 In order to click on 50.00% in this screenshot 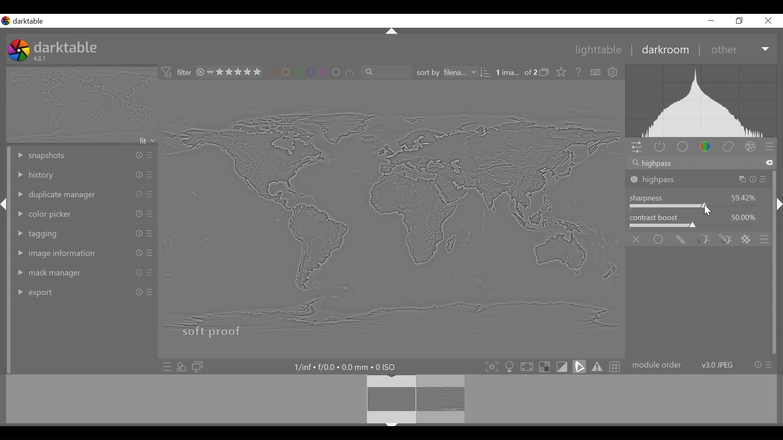, I will do `click(743, 197)`.